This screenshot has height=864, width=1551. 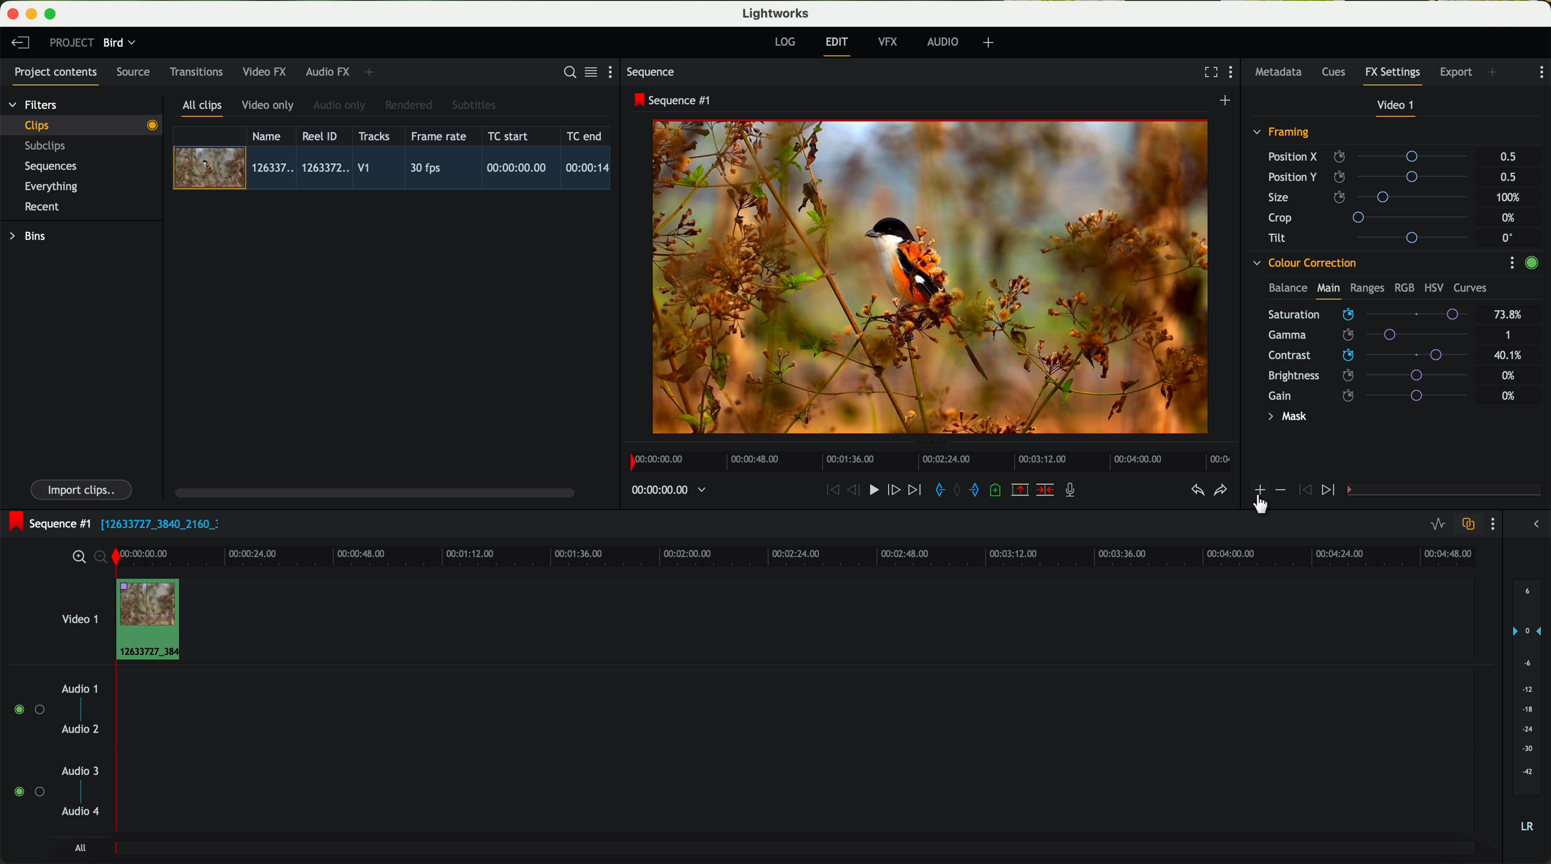 What do you see at coordinates (1532, 524) in the screenshot?
I see `show/hide the full audio mix` at bounding box center [1532, 524].